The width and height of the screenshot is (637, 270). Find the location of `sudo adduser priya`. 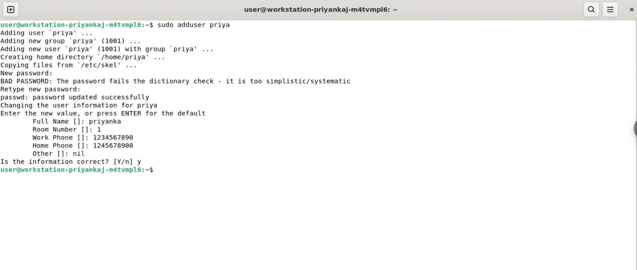

sudo adduser priya is located at coordinates (199, 25).